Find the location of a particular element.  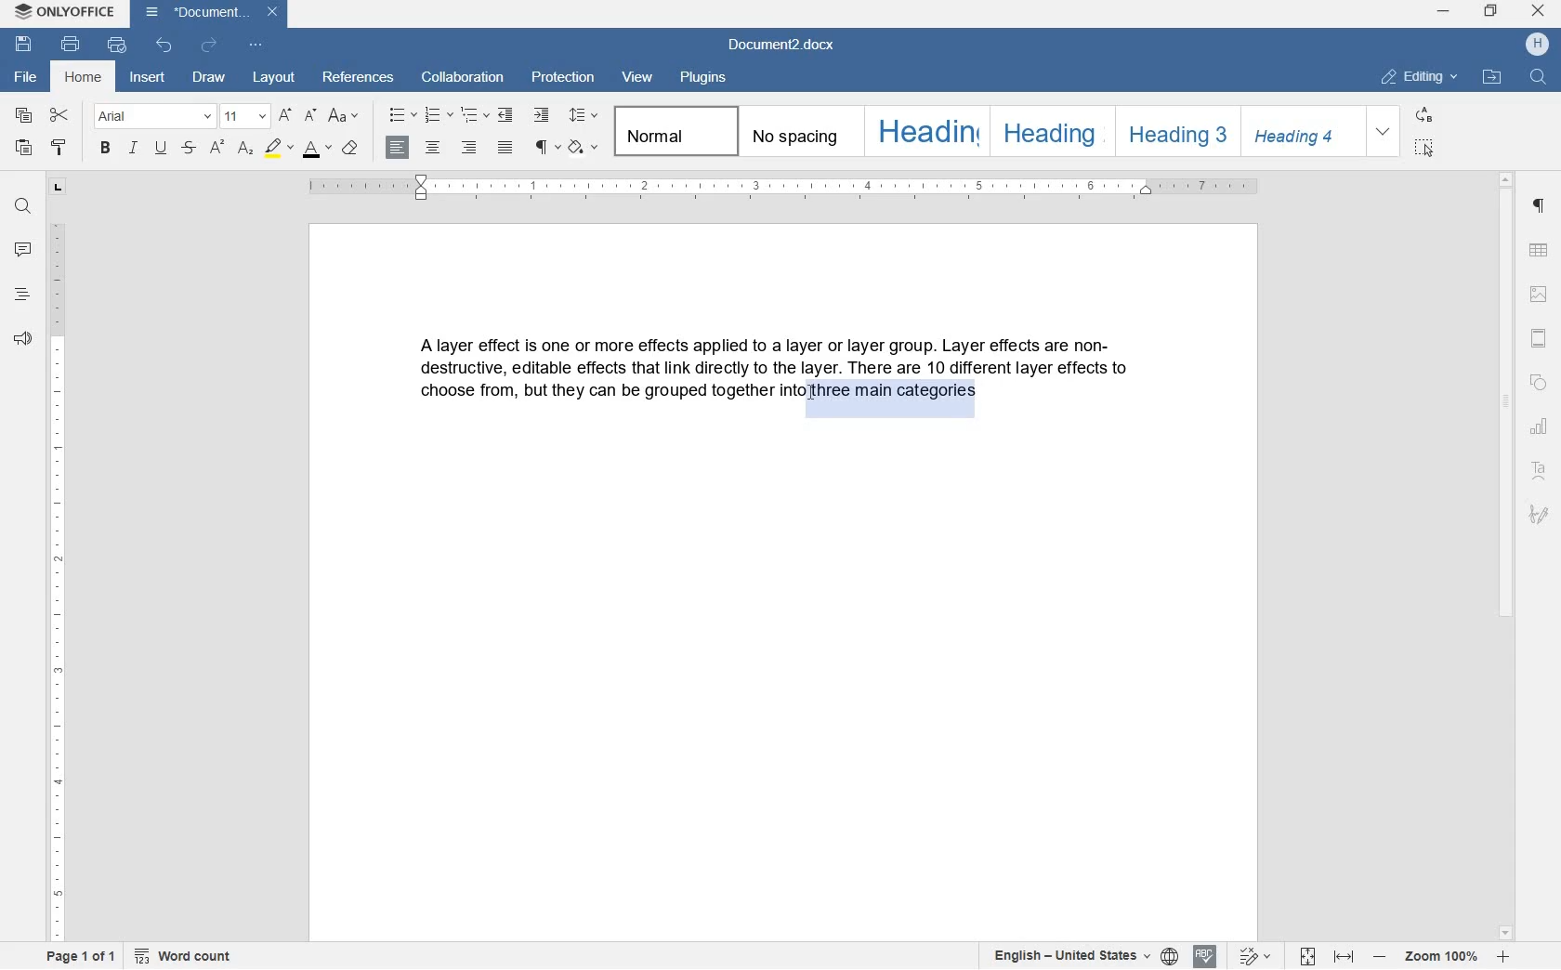

text change is located at coordinates (1252, 957).